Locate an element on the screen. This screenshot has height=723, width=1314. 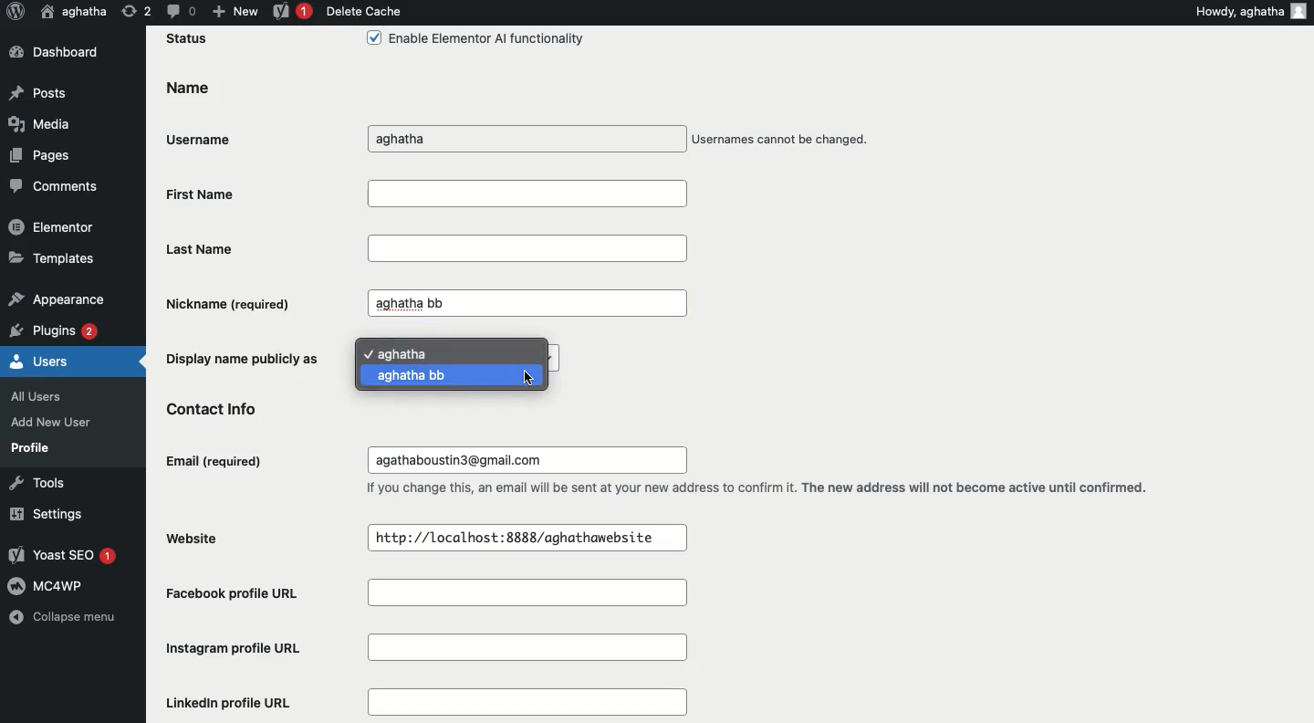
Contact info is located at coordinates (223, 407).